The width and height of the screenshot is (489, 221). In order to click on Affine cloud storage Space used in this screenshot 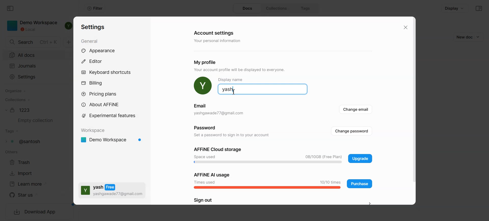, I will do `click(268, 155)`.